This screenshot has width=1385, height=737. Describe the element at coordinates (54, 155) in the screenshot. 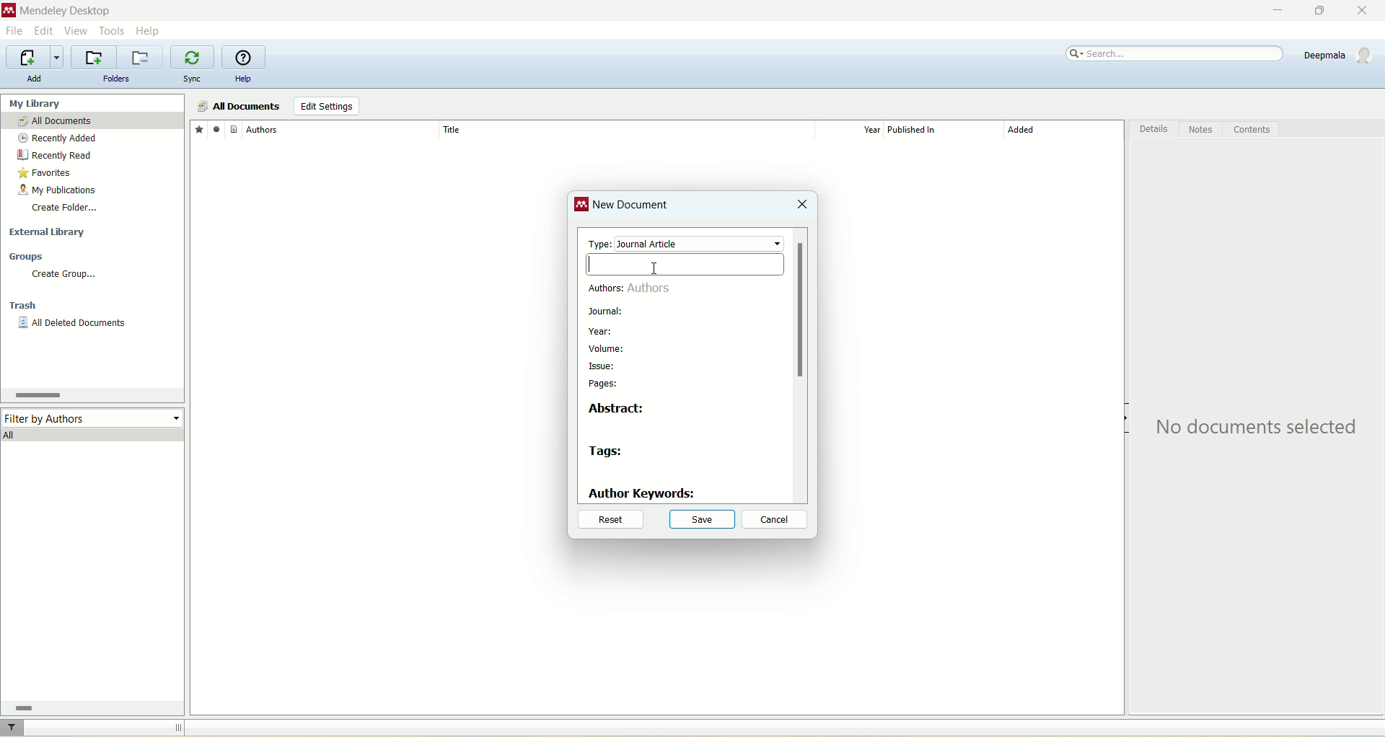

I see `recently read` at that location.